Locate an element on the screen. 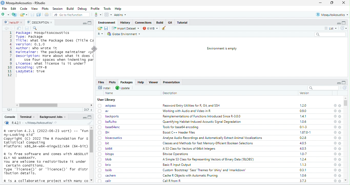 Image resolution: width=350 pixels, height=185 pixels. 1.2.4 is located at coordinates (303, 159).